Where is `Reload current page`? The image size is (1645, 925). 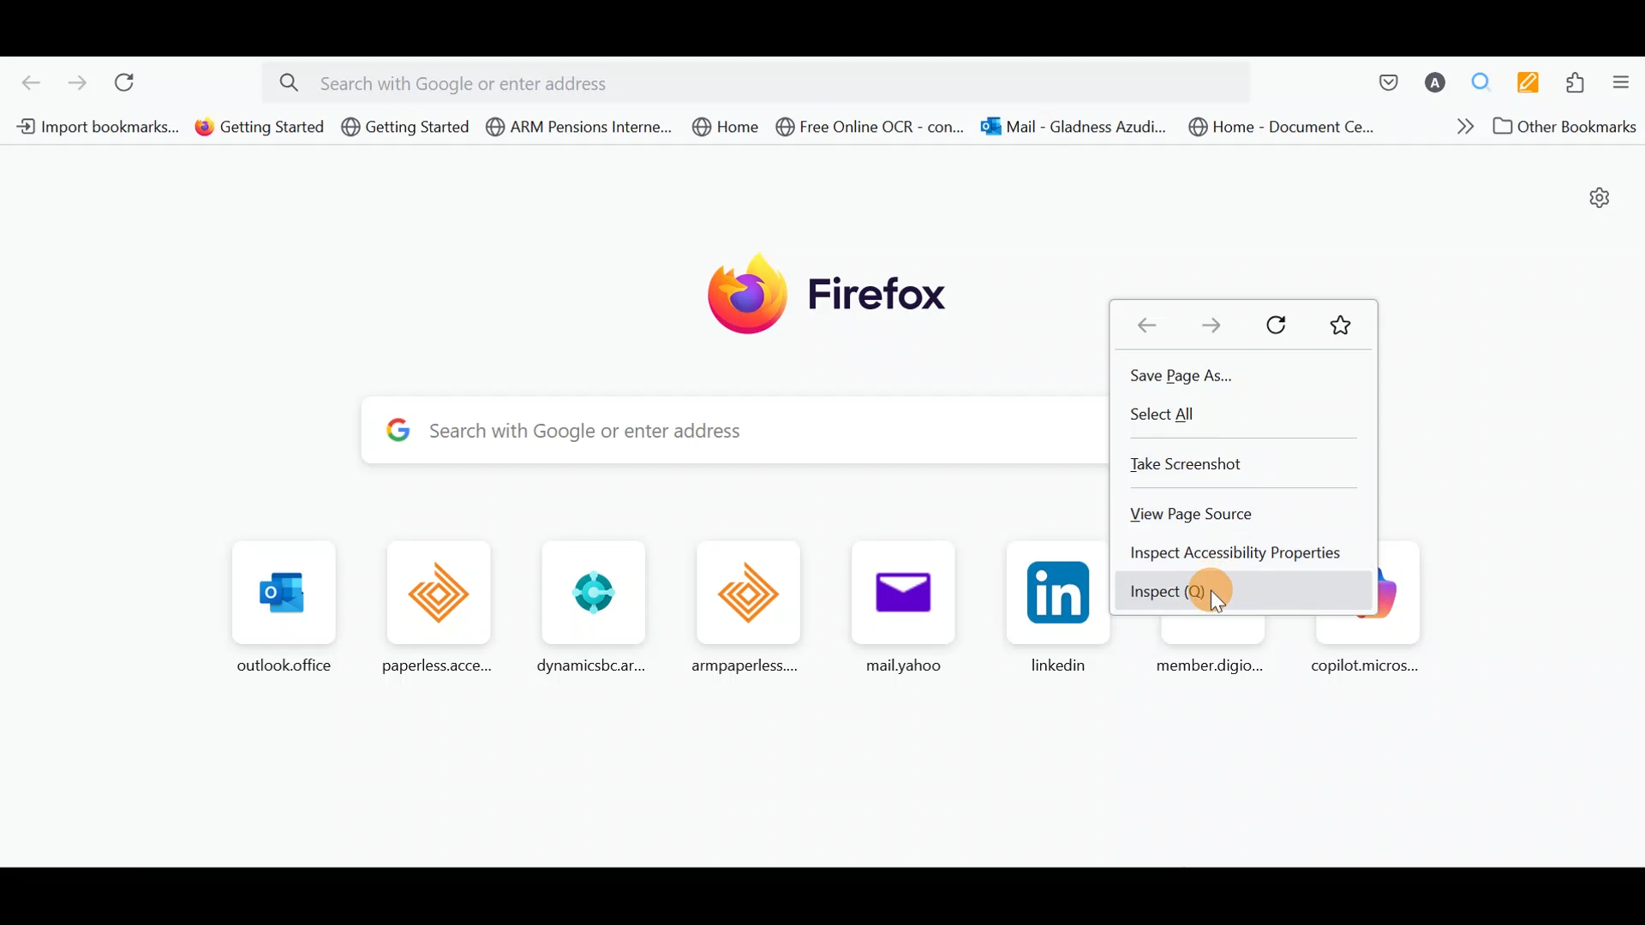 Reload current page is located at coordinates (130, 81).